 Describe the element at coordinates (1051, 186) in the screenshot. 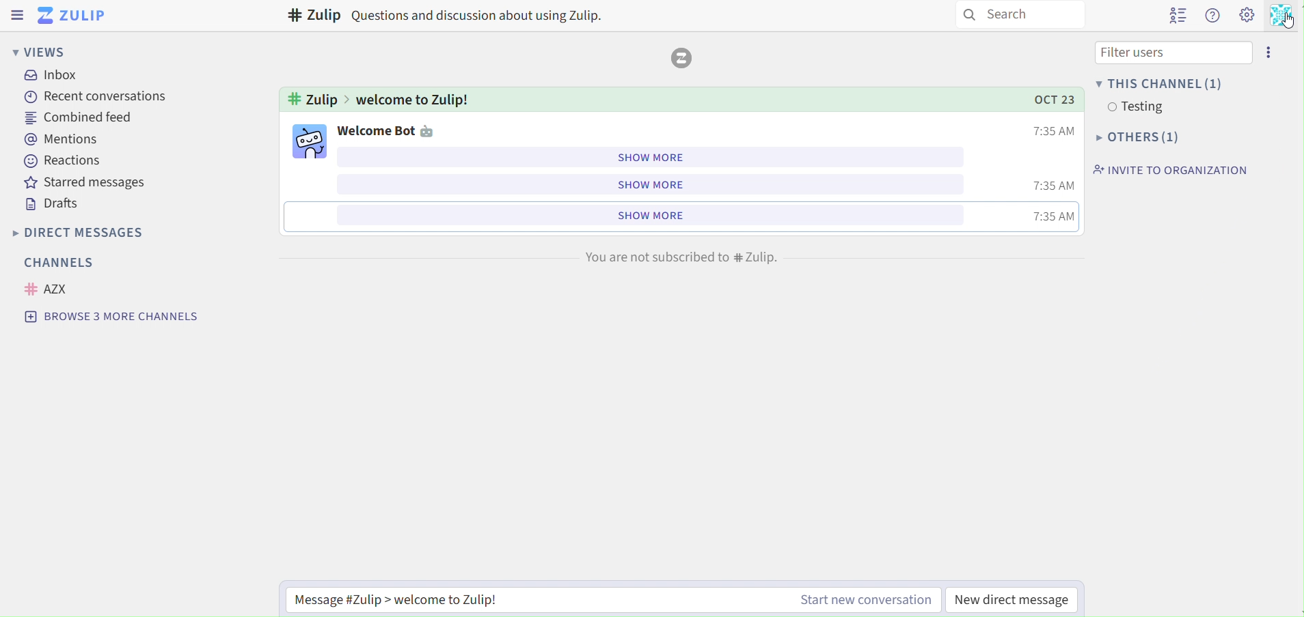

I see `7:35AM` at that location.